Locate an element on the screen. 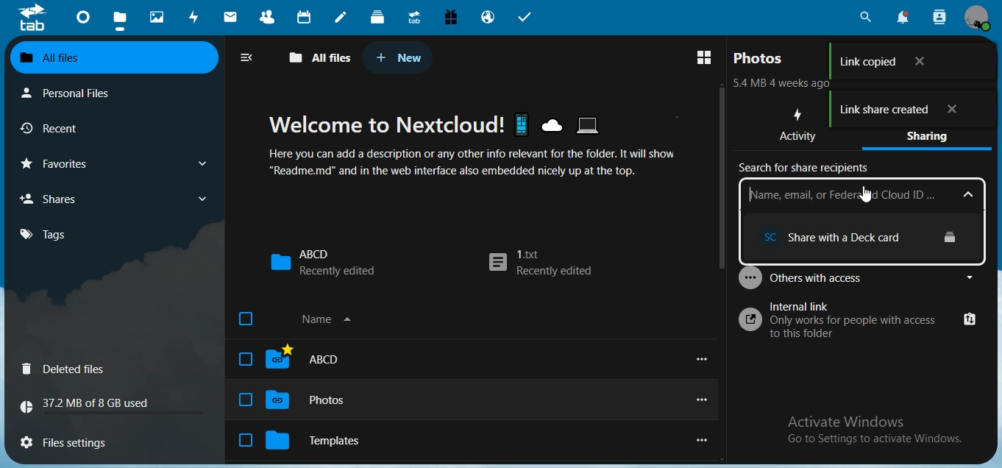 The image size is (1002, 468). photos is located at coordinates (760, 58).